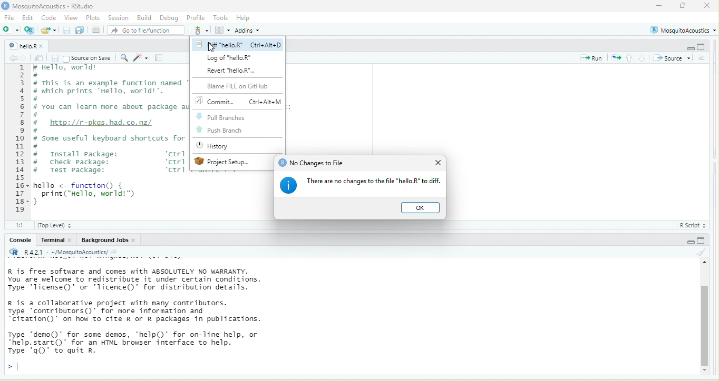 The width and height of the screenshot is (719, 381). I want to click on close, so click(71, 240).